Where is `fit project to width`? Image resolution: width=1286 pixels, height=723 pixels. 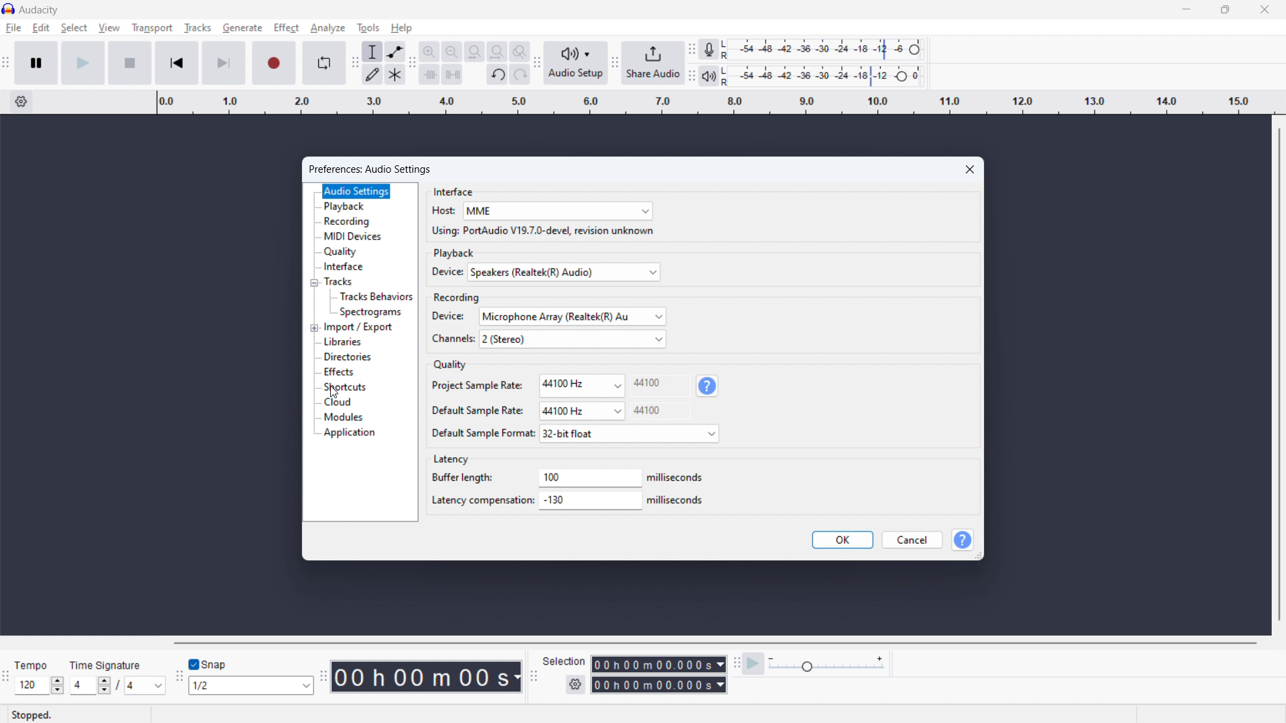
fit project to width is located at coordinates (497, 52).